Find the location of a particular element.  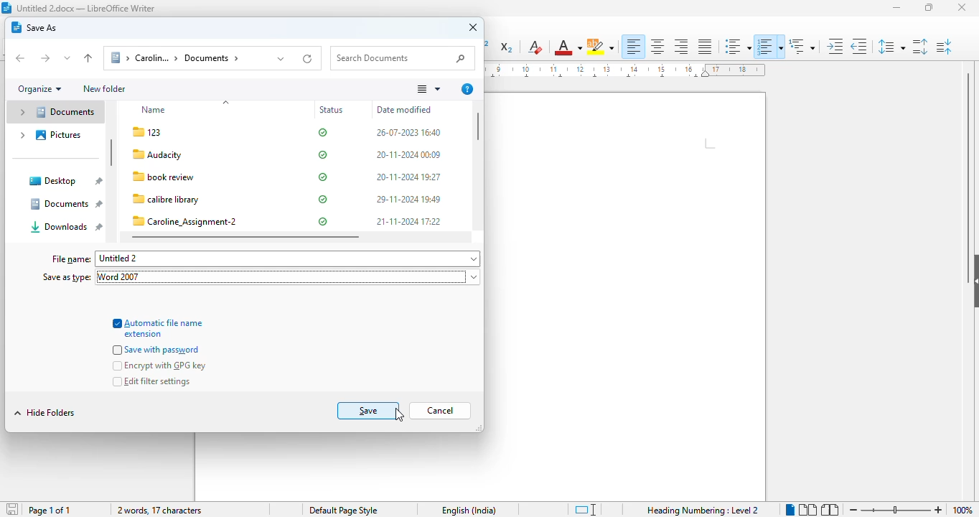

edit filter settings is located at coordinates (151, 381).